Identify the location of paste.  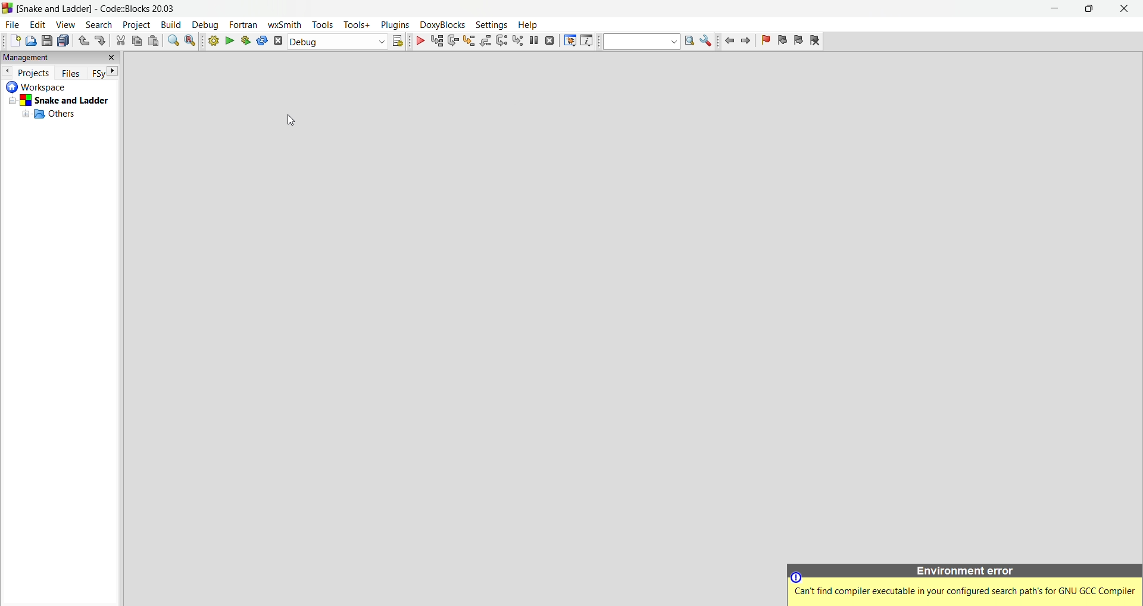
(155, 40).